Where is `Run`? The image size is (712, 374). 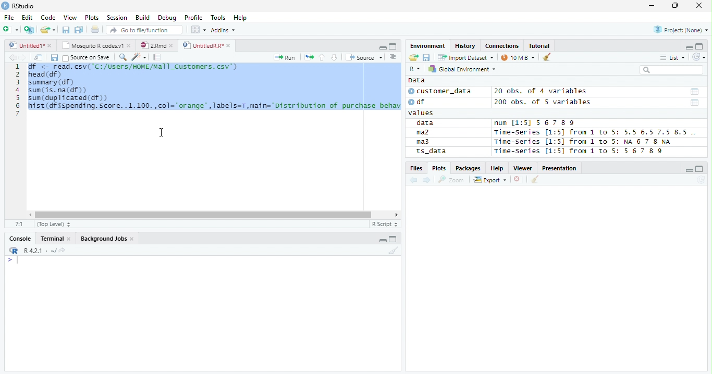 Run is located at coordinates (286, 58).